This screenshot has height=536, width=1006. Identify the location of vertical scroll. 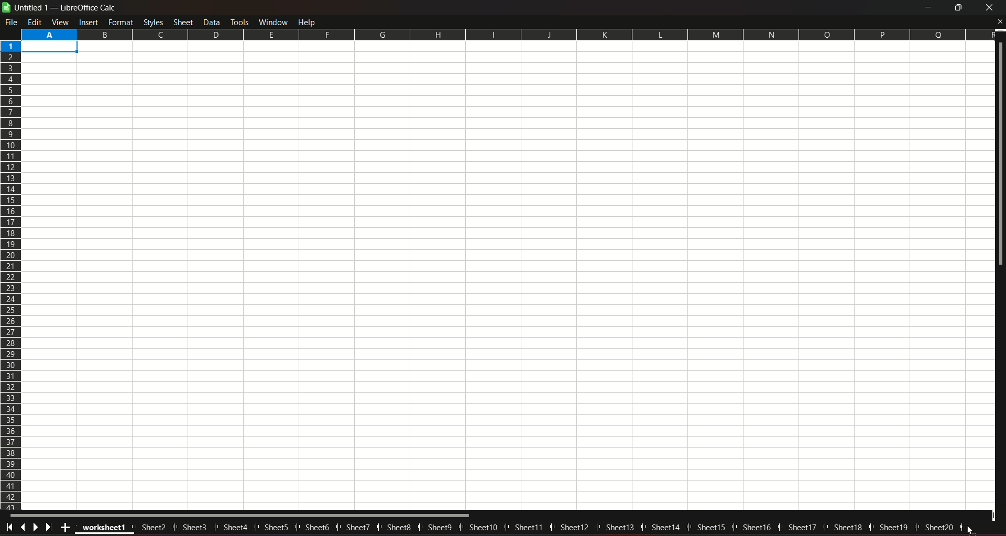
(1000, 157).